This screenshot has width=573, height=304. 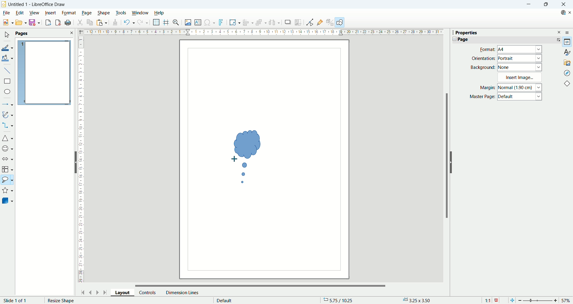 I want to click on None, so click(x=520, y=67).